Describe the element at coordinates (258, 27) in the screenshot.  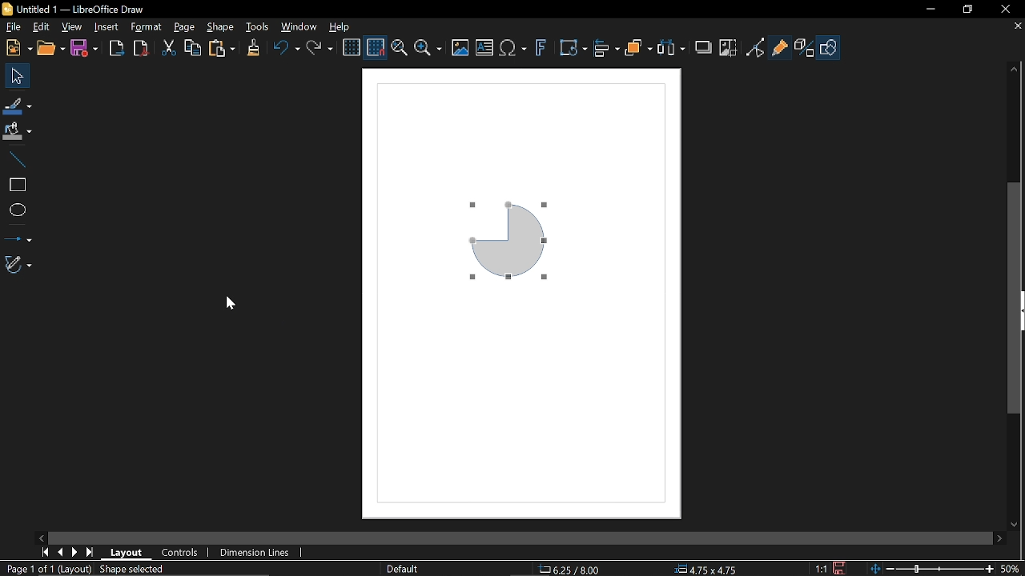
I see `Tools` at that location.